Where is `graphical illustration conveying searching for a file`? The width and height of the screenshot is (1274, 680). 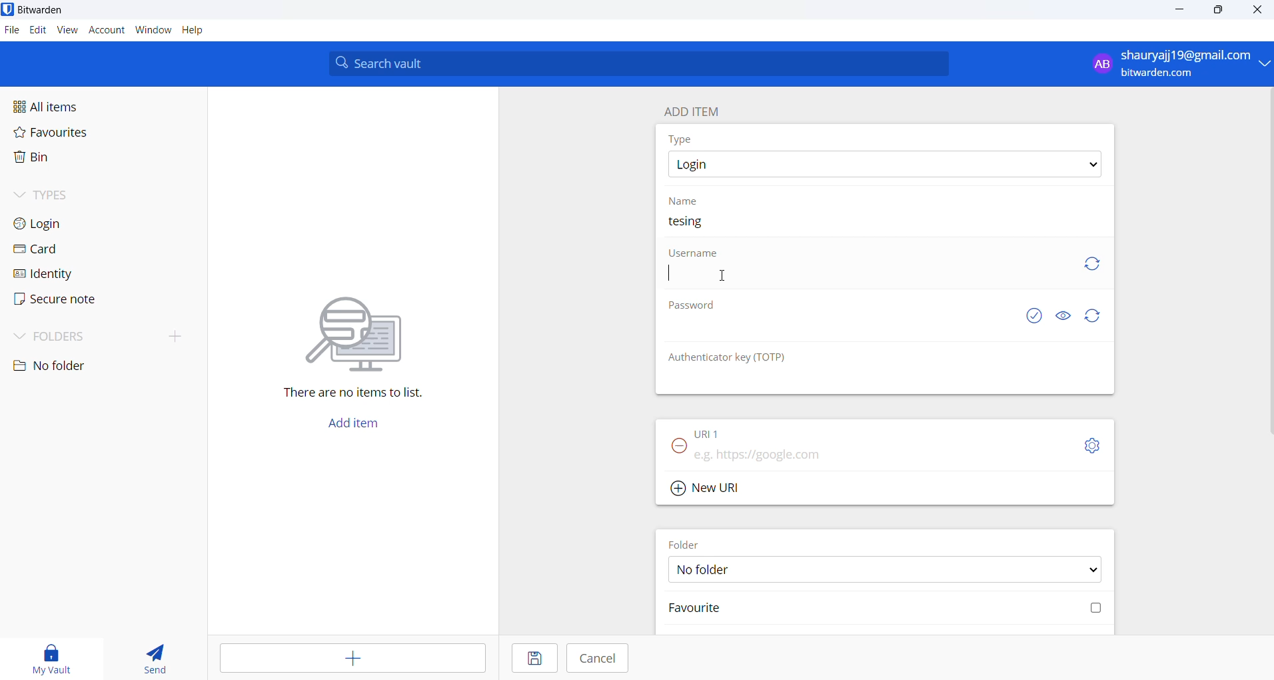 graphical illustration conveying searching for a file is located at coordinates (366, 331).